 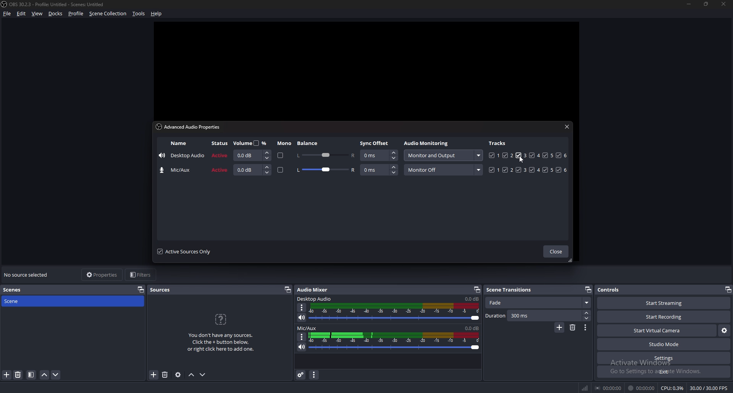 What do you see at coordinates (538, 303) in the screenshot?
I see `fade` at bounding box center [538, 303].